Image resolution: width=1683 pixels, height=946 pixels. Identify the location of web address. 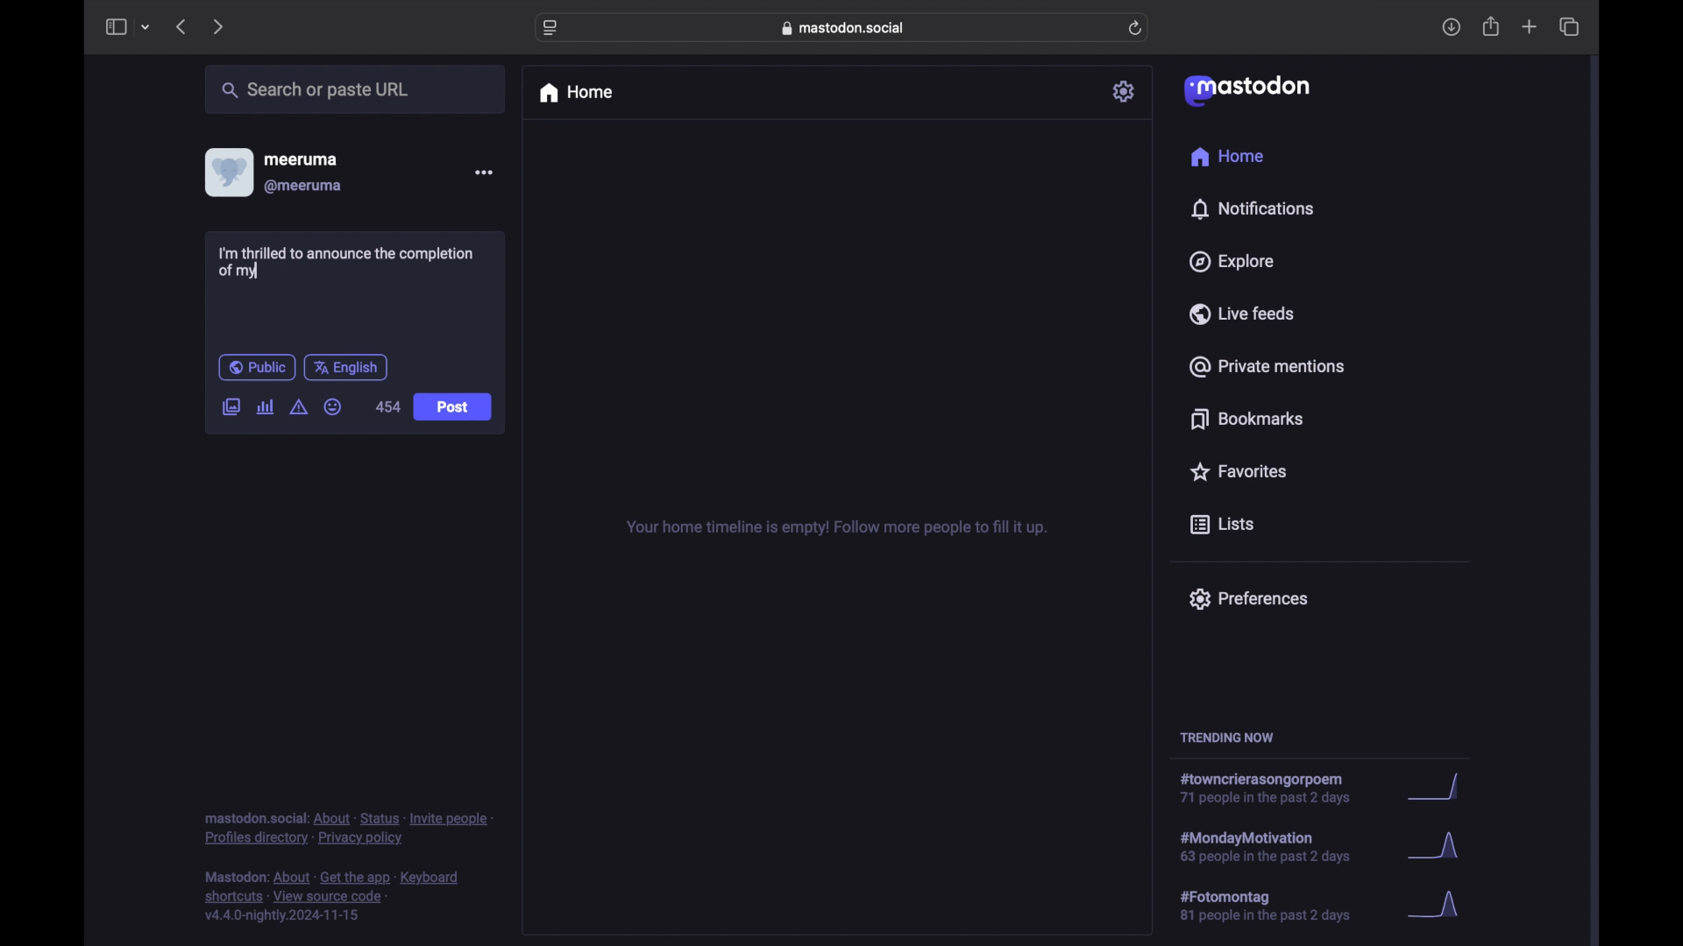
(843, 28).